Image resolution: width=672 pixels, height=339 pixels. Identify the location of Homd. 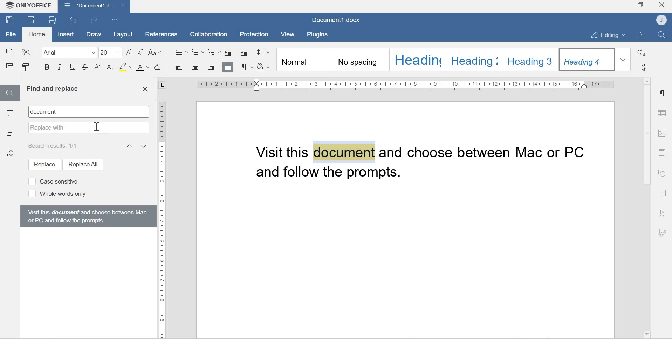
(37, 35).